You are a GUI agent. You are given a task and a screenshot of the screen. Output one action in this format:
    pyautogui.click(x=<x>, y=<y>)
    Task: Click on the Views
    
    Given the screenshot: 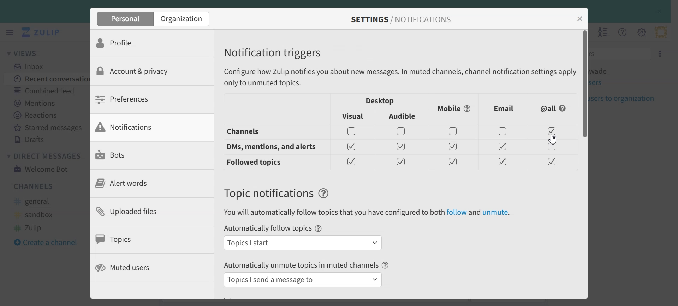 What is the action you would take?
    pyautogui.click(x=26, y=53)
    